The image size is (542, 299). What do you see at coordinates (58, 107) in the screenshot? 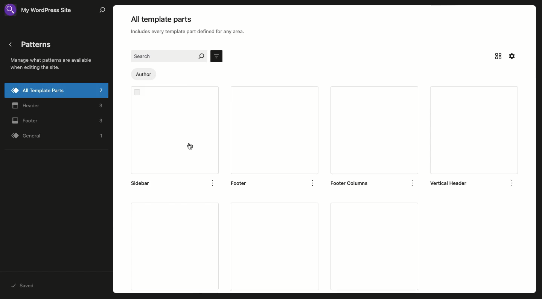
I see `Header` at bounding box center [58, 107].